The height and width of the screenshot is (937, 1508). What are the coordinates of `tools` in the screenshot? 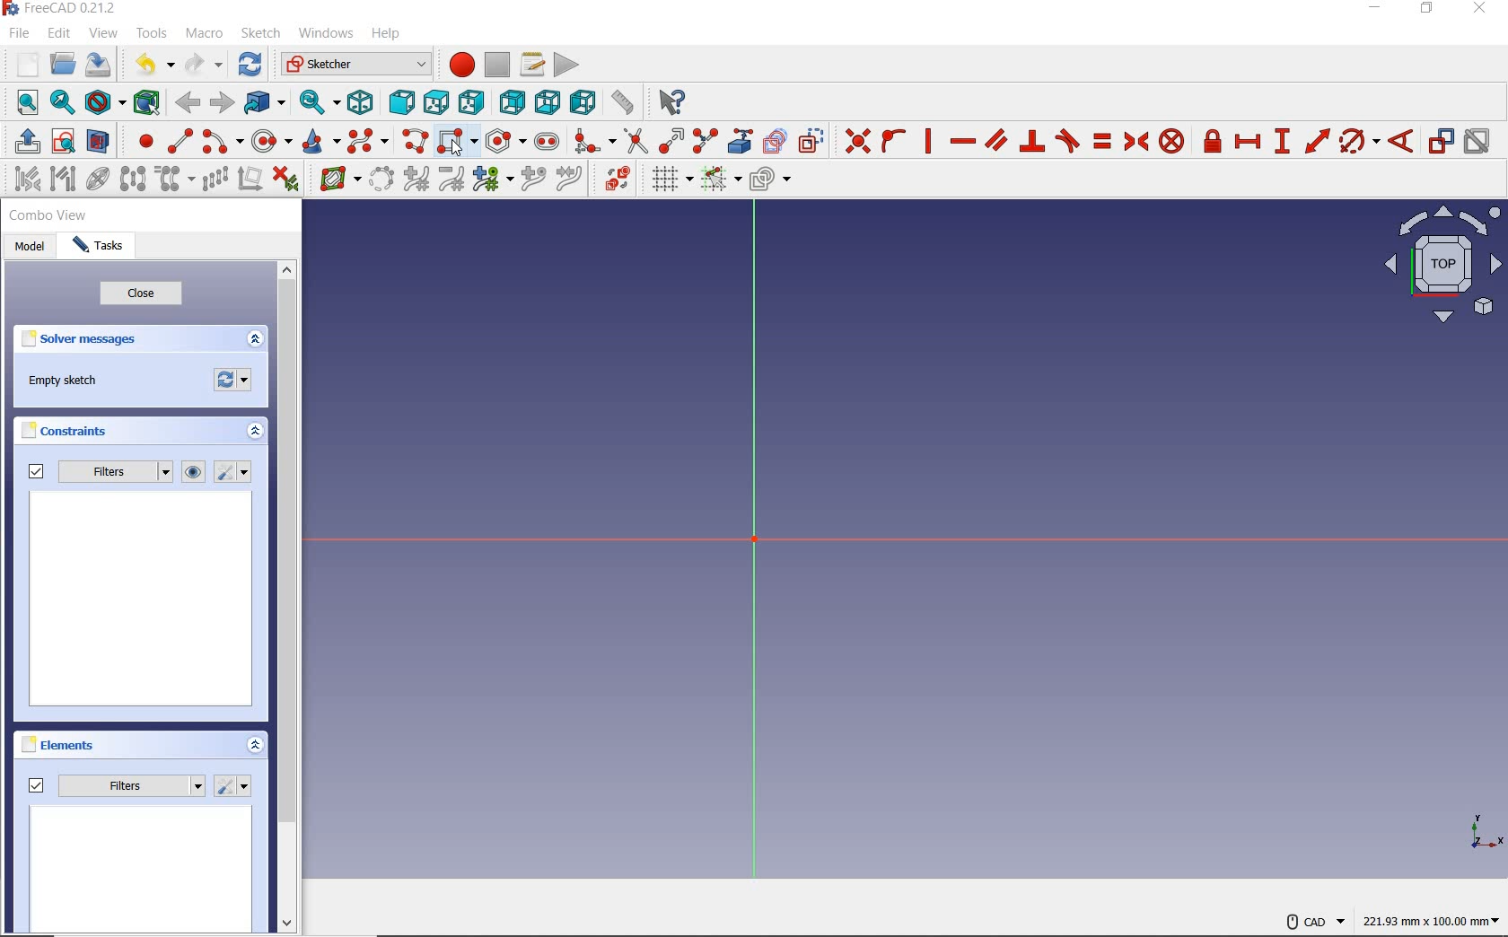 It's located at (151, 34).